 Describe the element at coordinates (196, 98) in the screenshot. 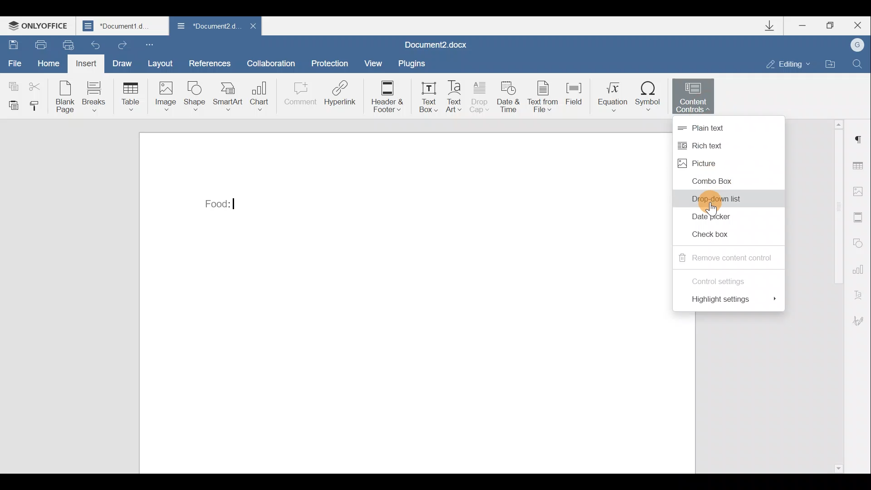

I see `Shape` at that location.